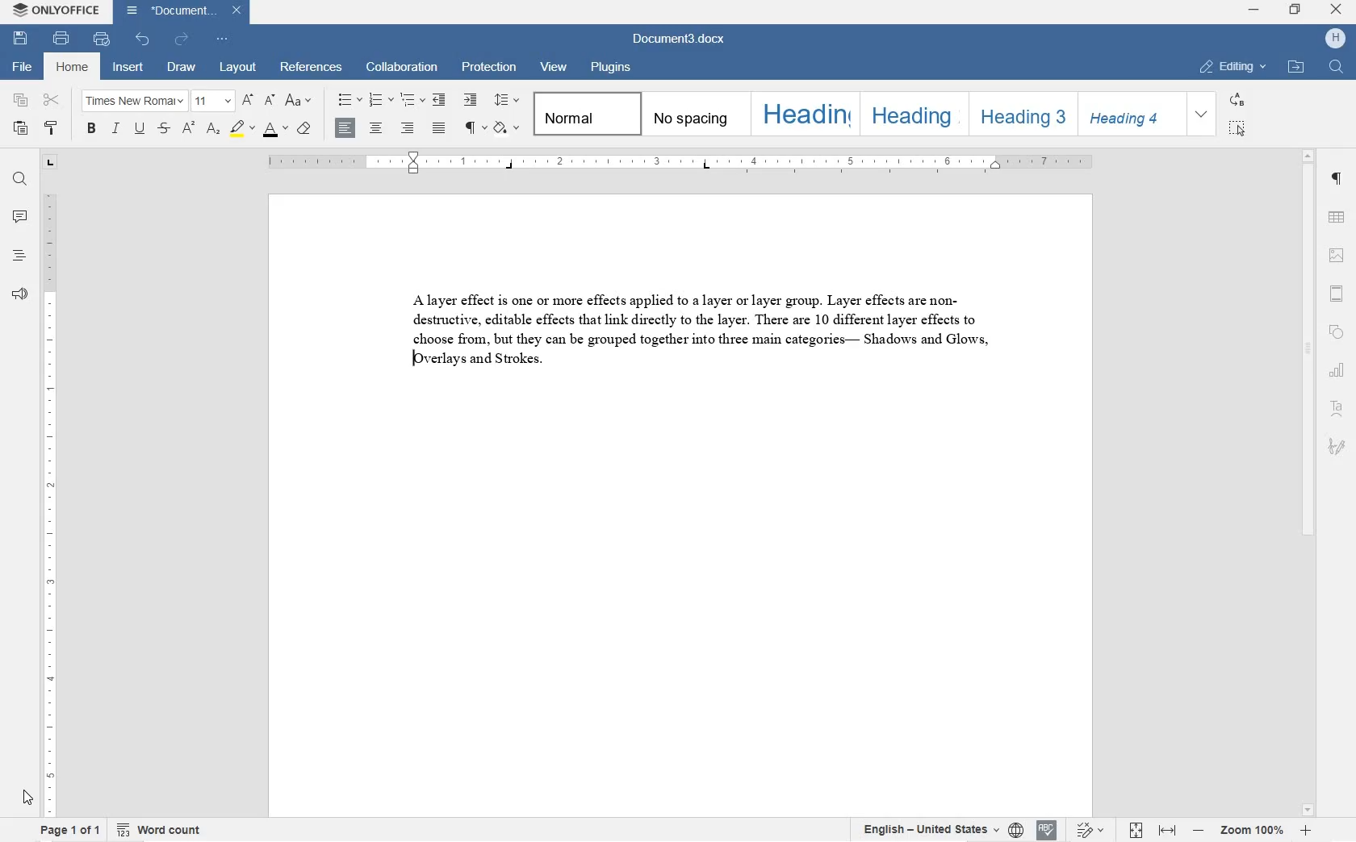  What do you see at coordinates (404, 67) in the screenshot?
I see `collaboration` at bounding box center [404, 67].